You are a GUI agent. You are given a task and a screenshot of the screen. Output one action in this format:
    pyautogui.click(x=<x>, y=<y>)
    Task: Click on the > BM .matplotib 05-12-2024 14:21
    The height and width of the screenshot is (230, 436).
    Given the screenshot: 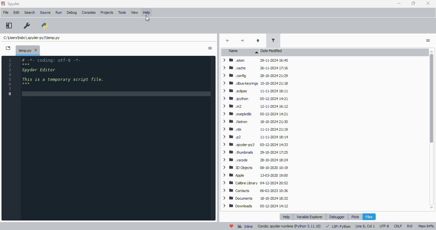 What is the action you would take?
    pyautogui.click(x=254, y=113)
    